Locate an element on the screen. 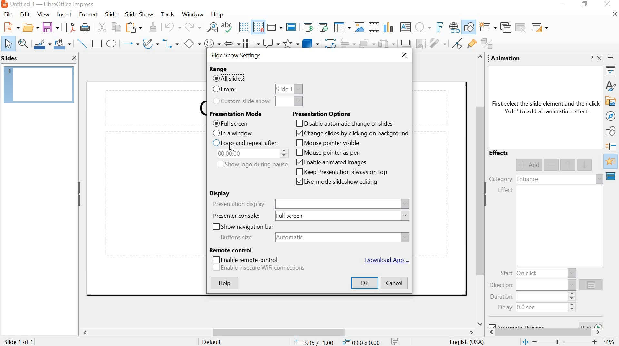 This screenshot has height=346, width=619. options is located at coordinates (591, 286).